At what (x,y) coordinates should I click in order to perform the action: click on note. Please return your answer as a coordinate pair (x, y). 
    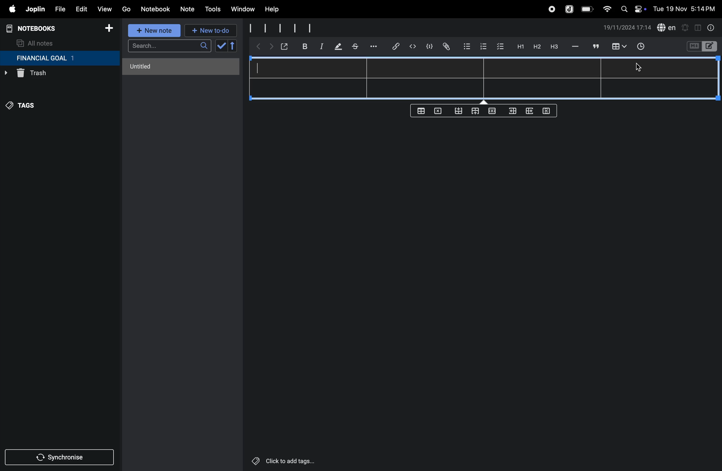
    Looking at the image, I should click on (188, 9).